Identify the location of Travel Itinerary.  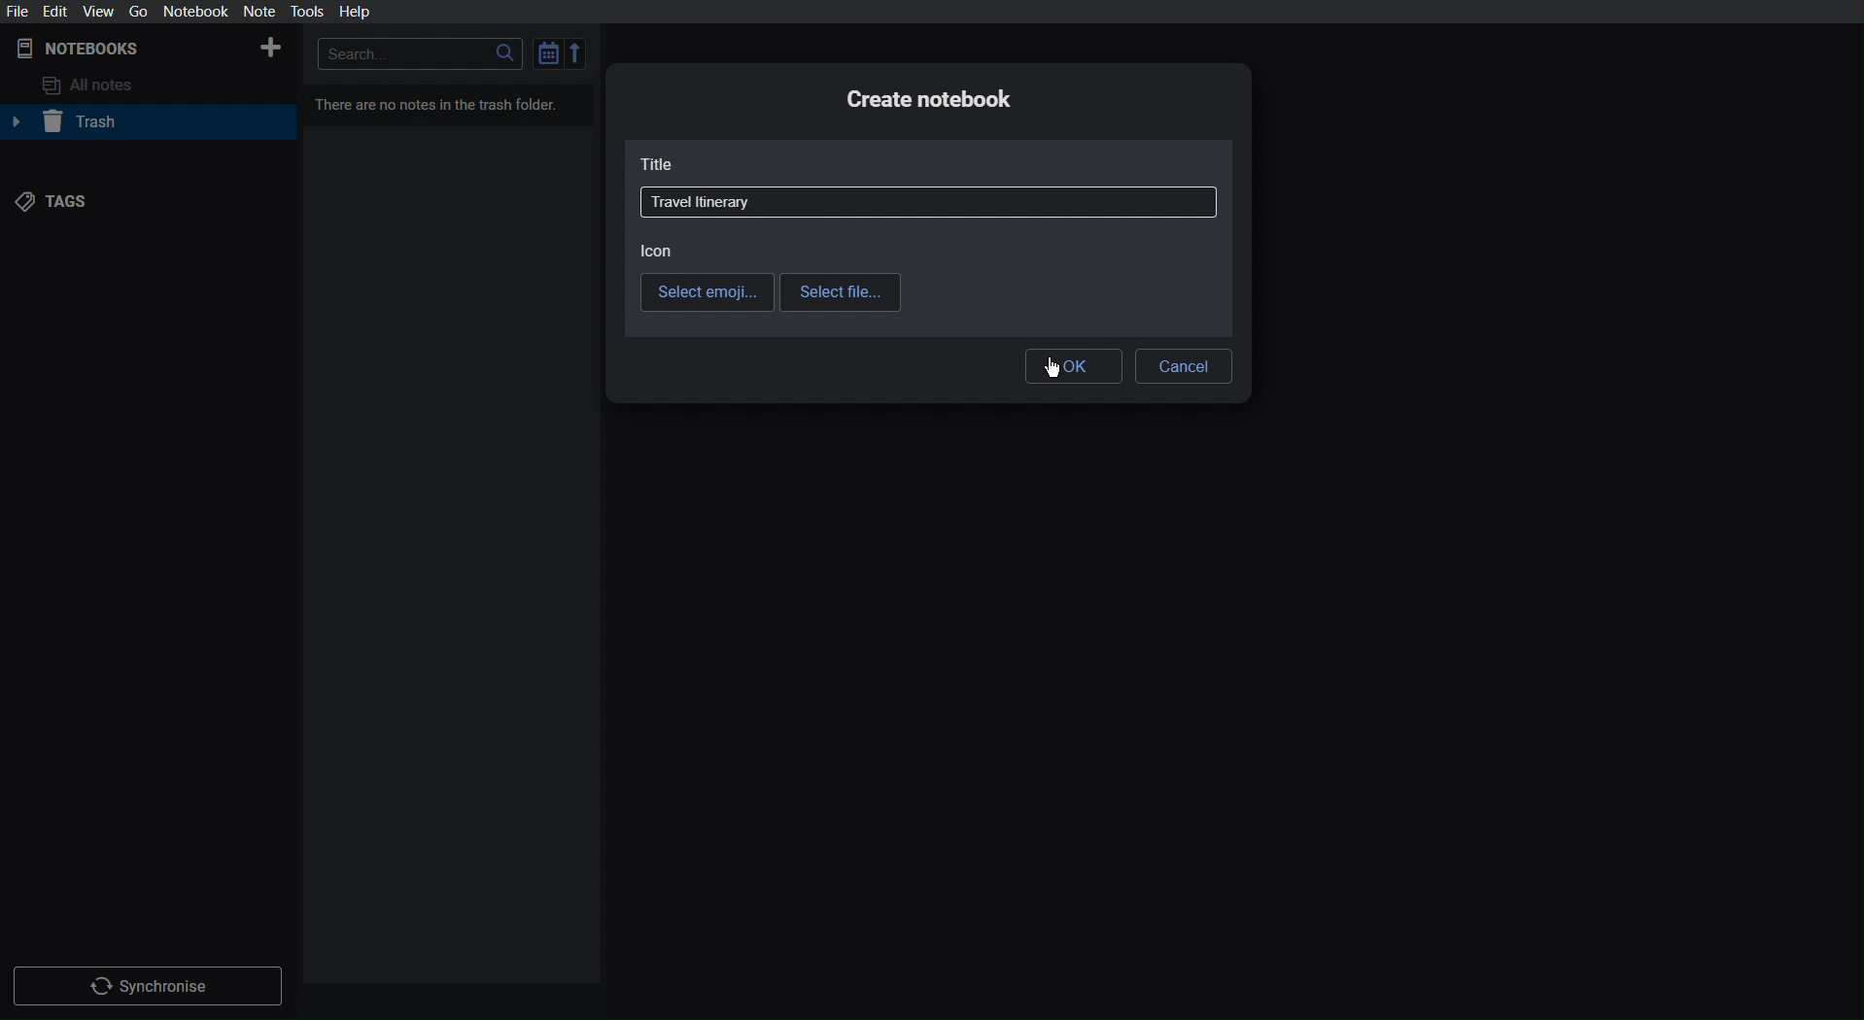
(704, 203).